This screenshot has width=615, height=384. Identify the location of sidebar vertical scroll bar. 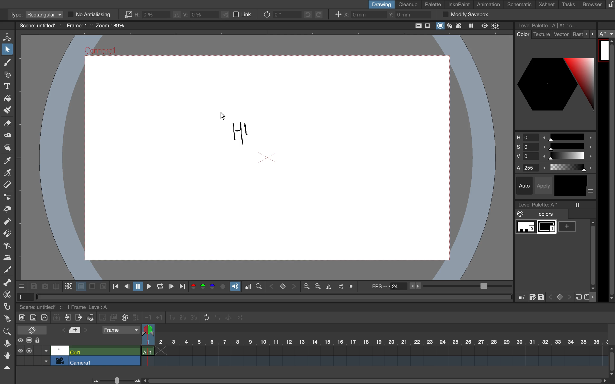
(611, 170).